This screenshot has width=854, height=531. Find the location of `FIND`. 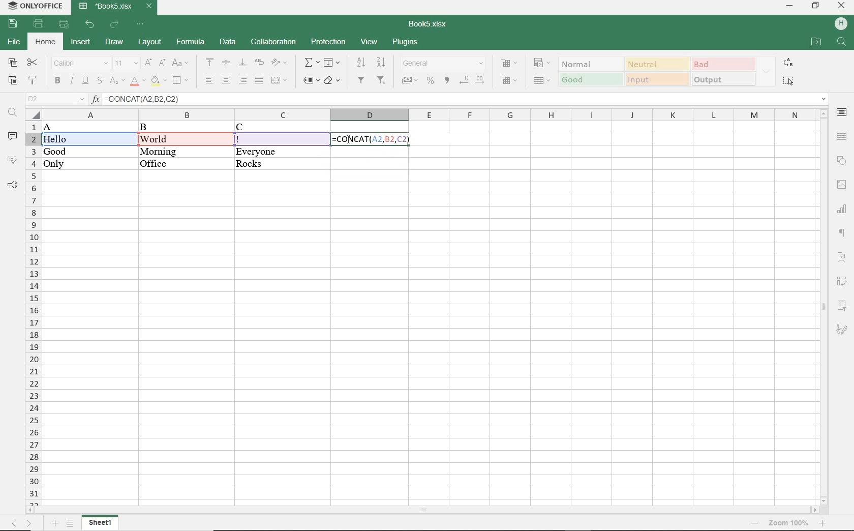

FIND is located at coordinates (13, 112).